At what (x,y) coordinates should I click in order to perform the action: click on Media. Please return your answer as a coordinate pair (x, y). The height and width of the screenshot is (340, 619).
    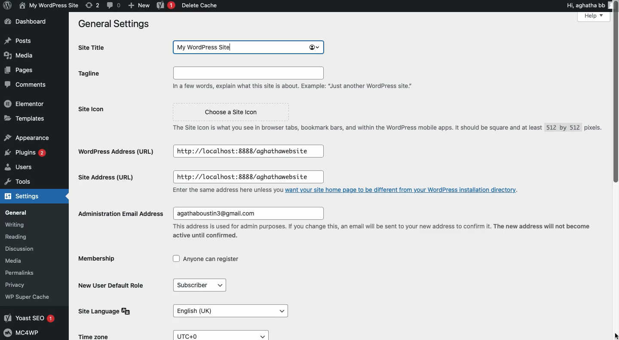
    Looking at the image, I should click on (17, 55).